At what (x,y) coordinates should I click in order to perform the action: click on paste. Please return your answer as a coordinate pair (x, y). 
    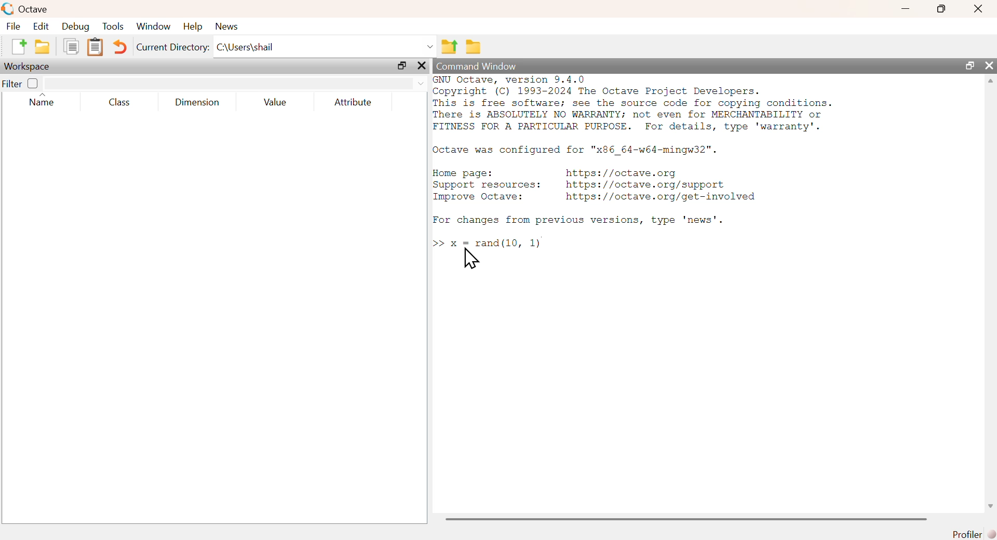
    Looking at the image, I should click on (95, 47).